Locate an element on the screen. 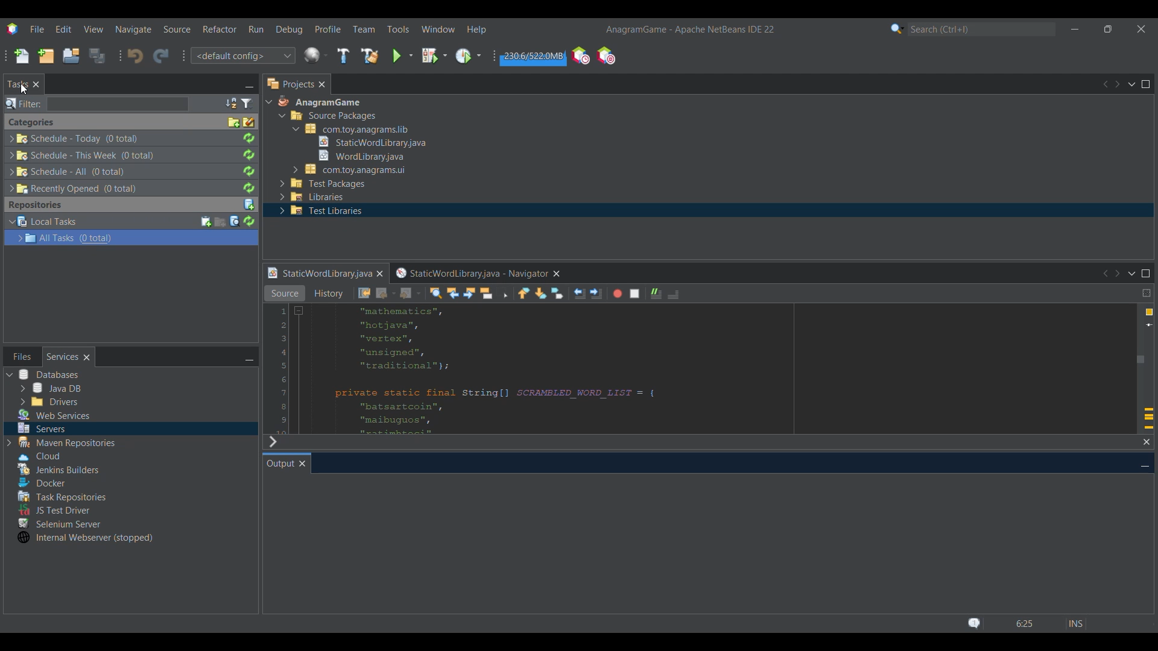  Clean and build main project is located at coordinates (370, 55).